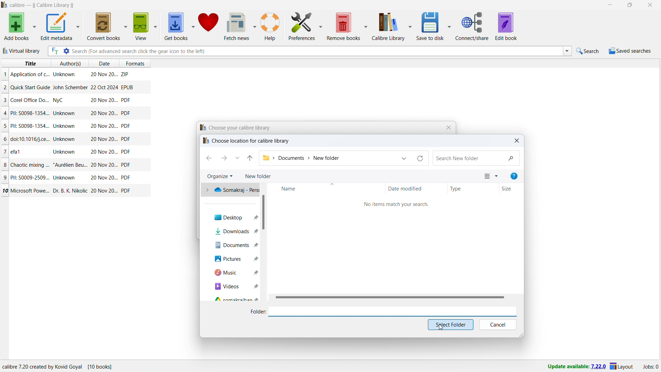 The height and width of the screenshot is (372, 661). What do you see at coordinates (230, 272) in the screenshot?
I see `Music` at bounding box center [230, 272].